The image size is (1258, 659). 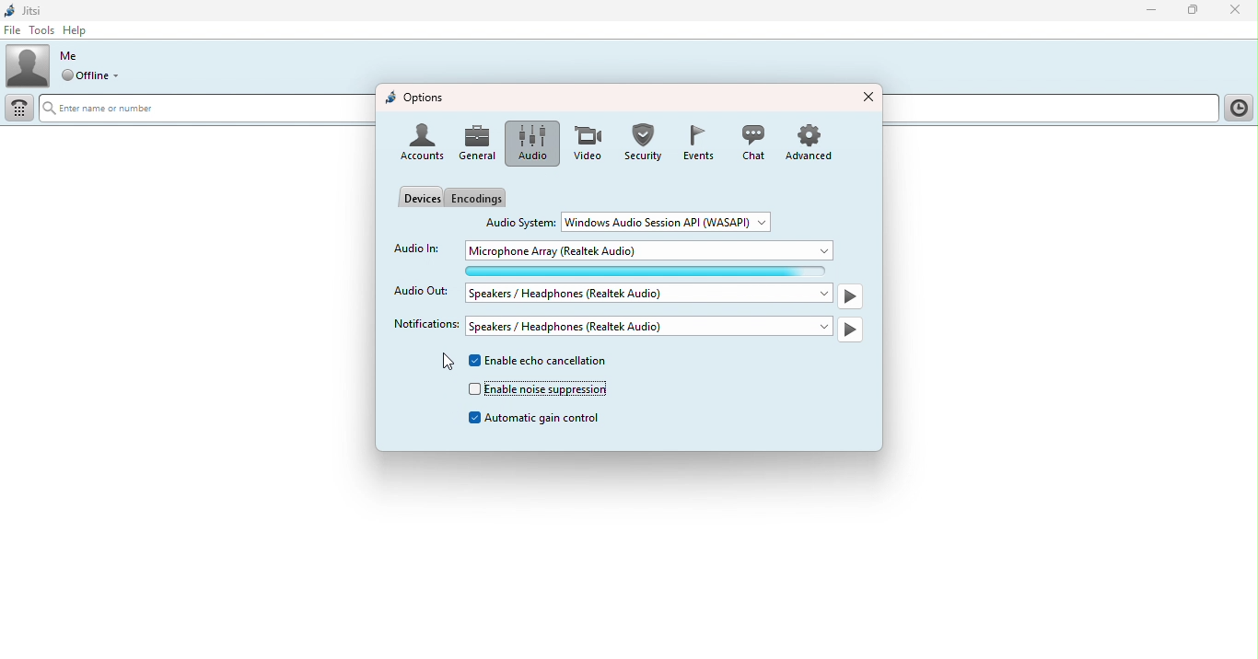 What do you see at coordinates (673, 221) in the screenshot?
I see `Drop down menu` at bounding box center [673, 221].